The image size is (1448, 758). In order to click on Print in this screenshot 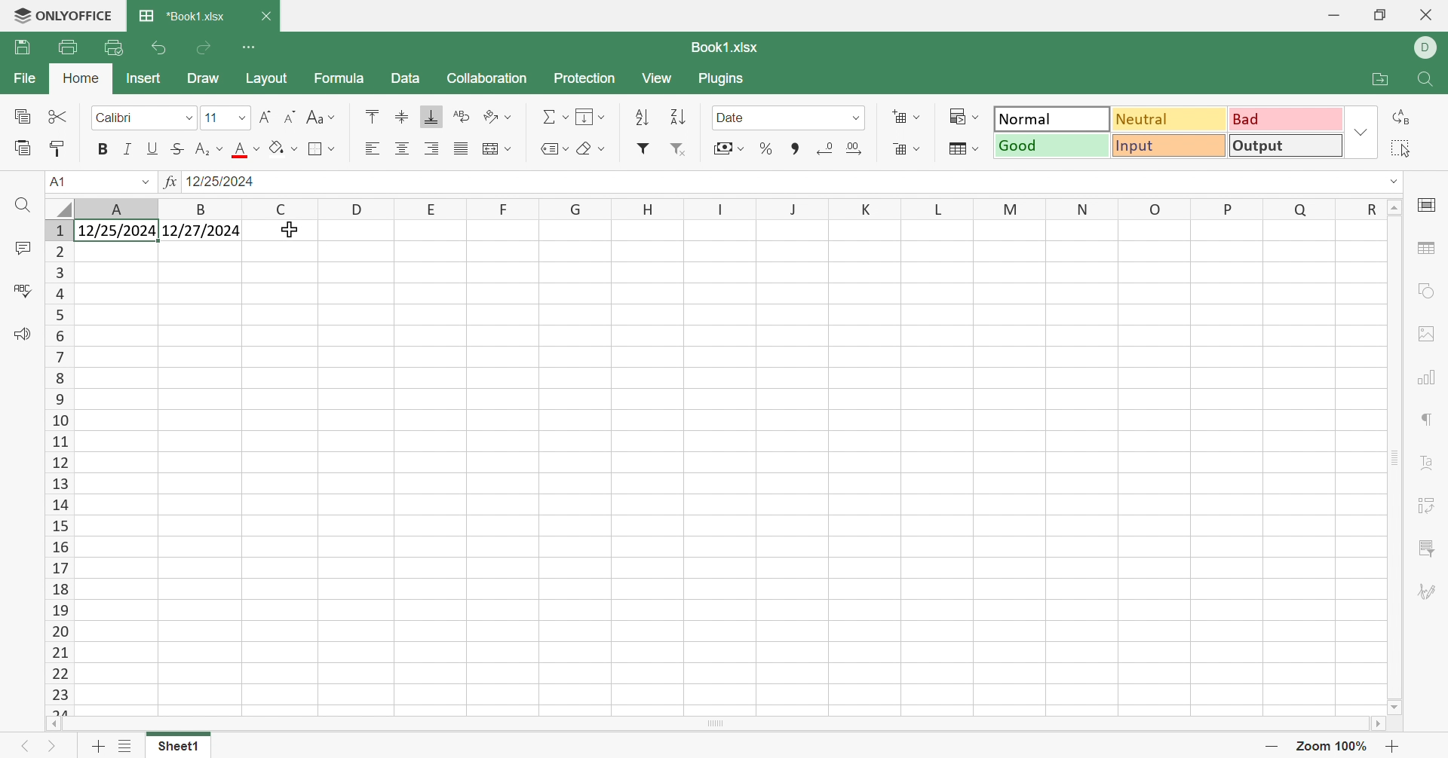, I will do `click(69, 47)`.